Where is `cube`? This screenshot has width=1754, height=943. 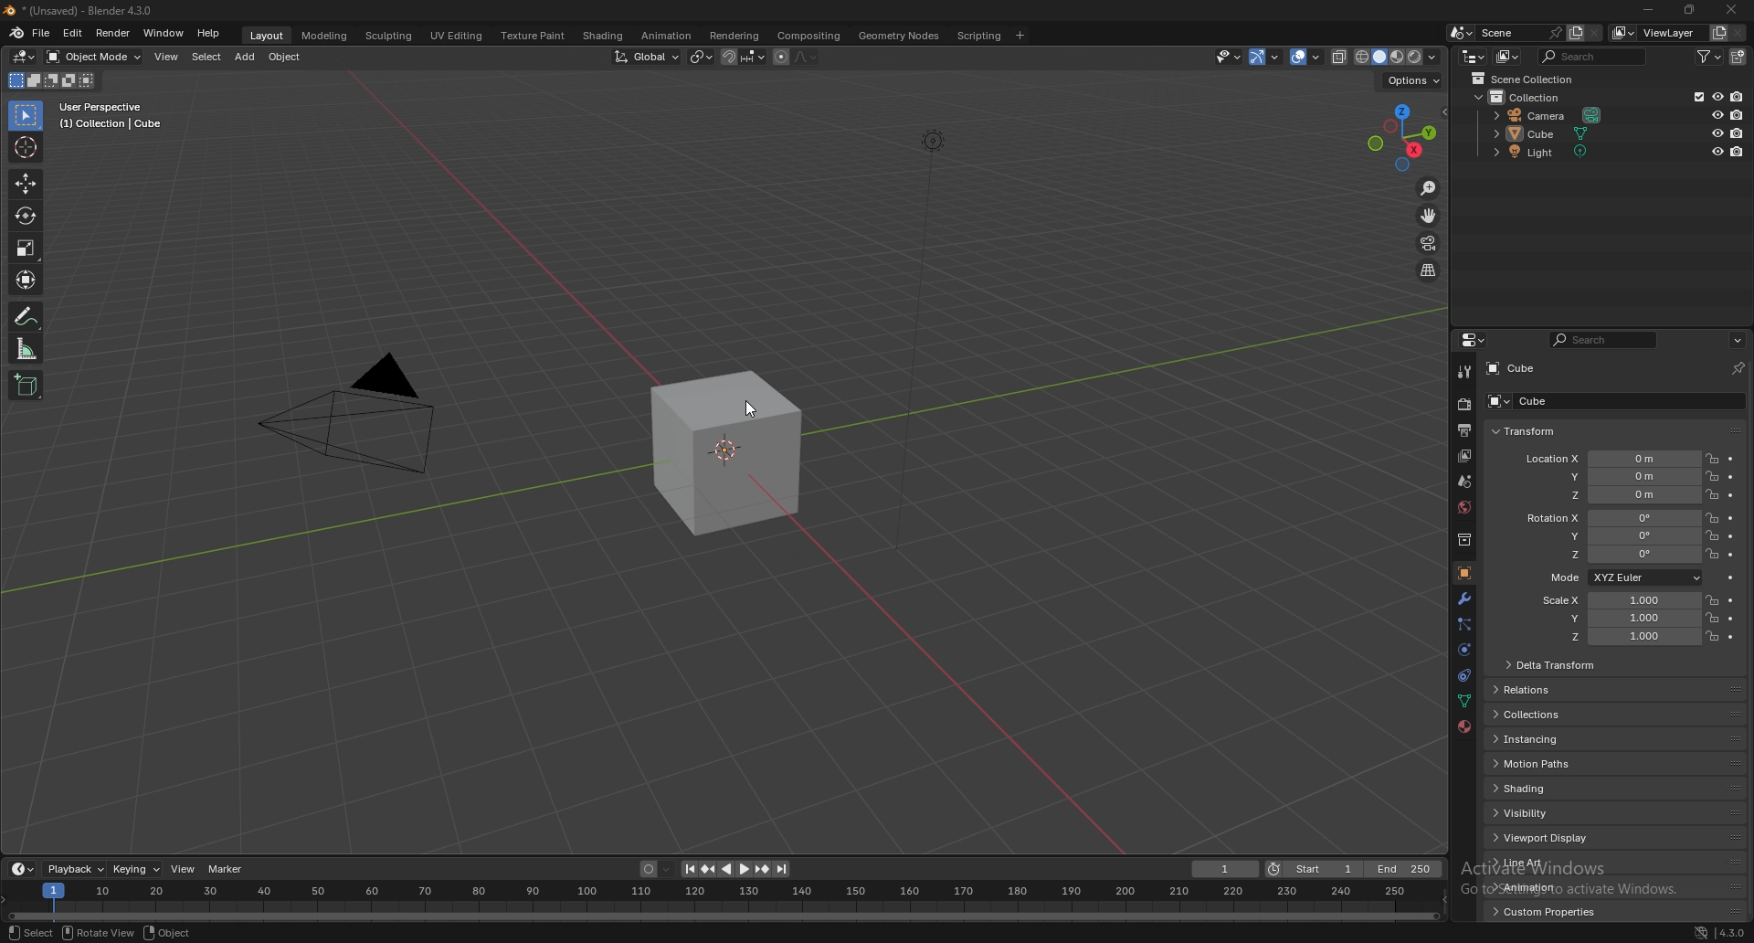 cube is located at coordinates (1548, 133).